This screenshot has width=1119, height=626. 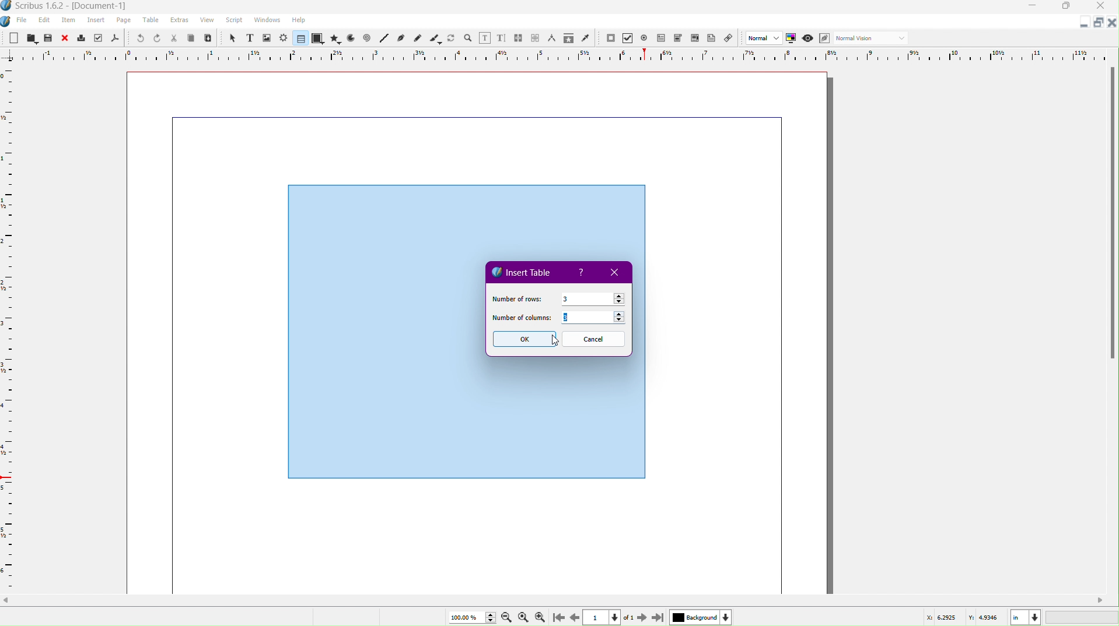 What do you see at coordinates (873, 38) in the screenshot?
I see `Select the visual appearance of the display` at bounding box center [873, 38].